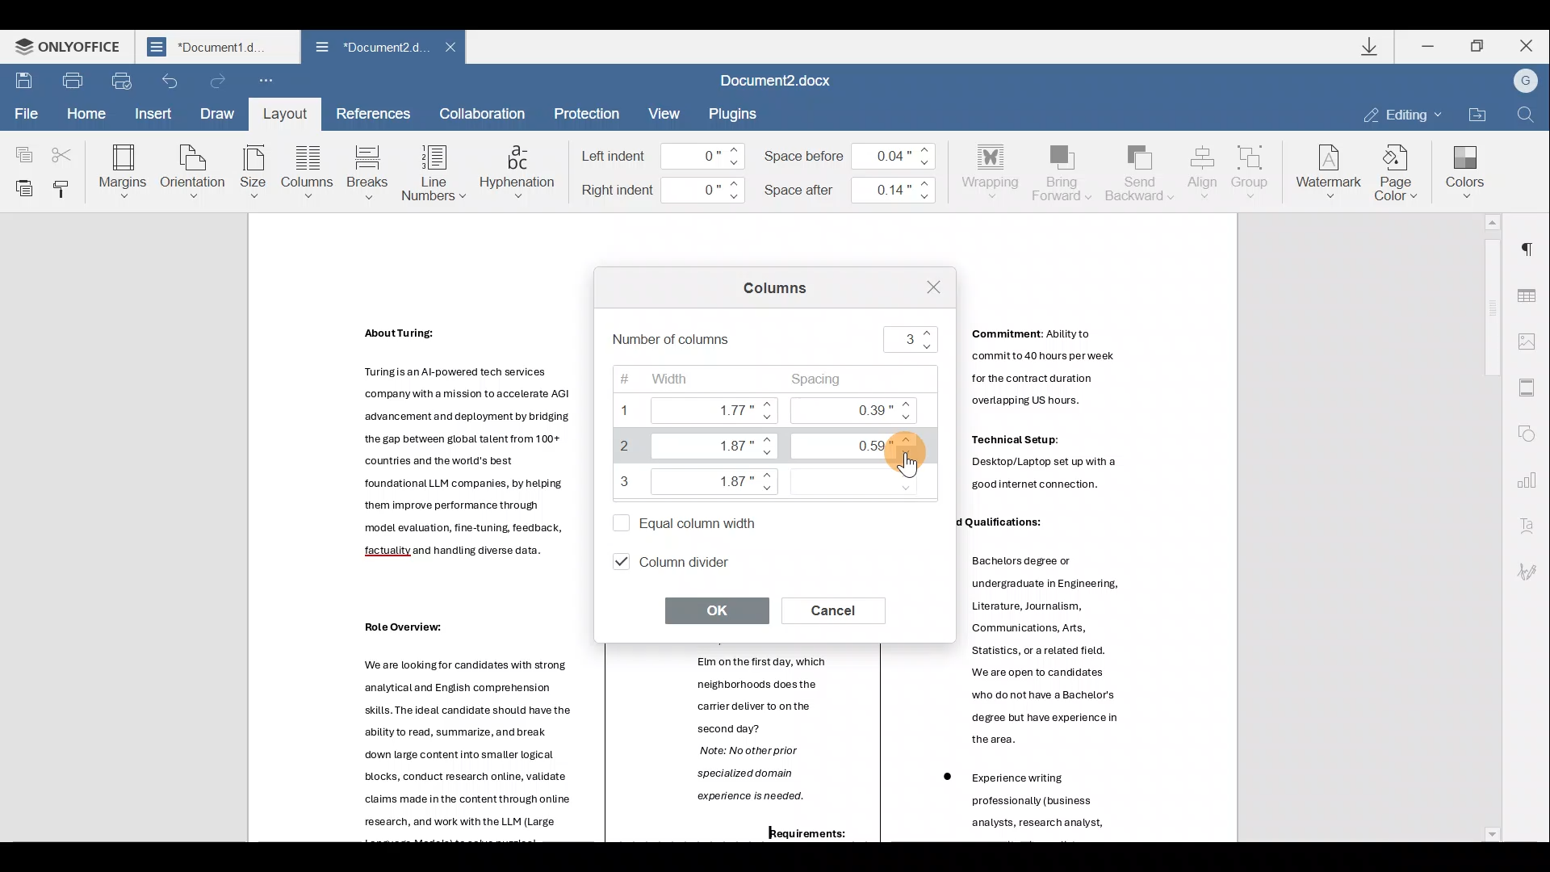  Describe the element at coordinates (926, 286) in the screenshot. I see `Close` at that location.